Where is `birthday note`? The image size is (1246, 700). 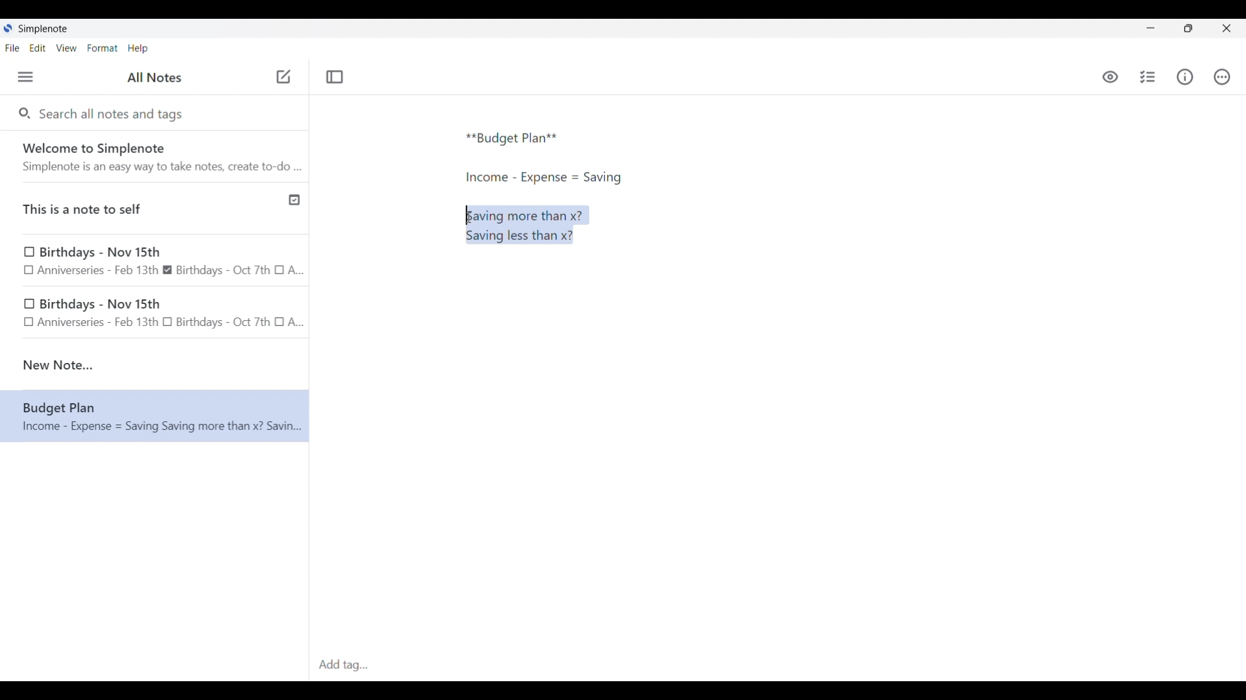
birthday note is located at coordinates (156, 315).